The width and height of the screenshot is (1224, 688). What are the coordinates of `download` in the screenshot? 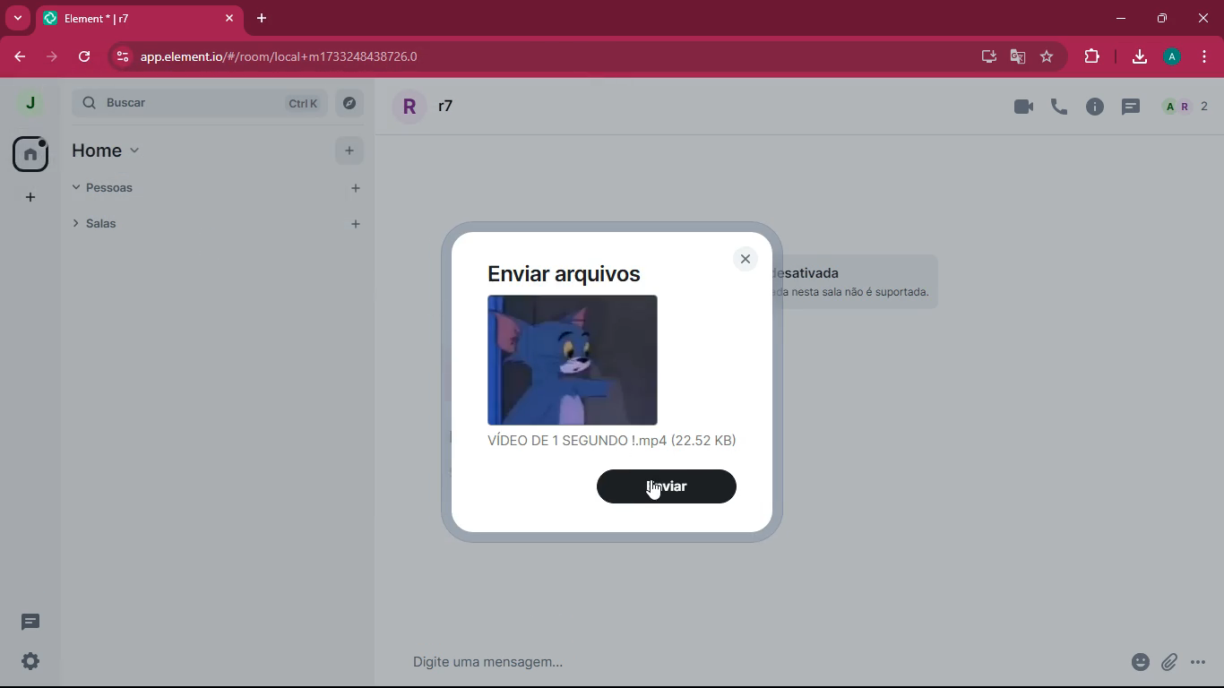 It's located at (1140, 58).